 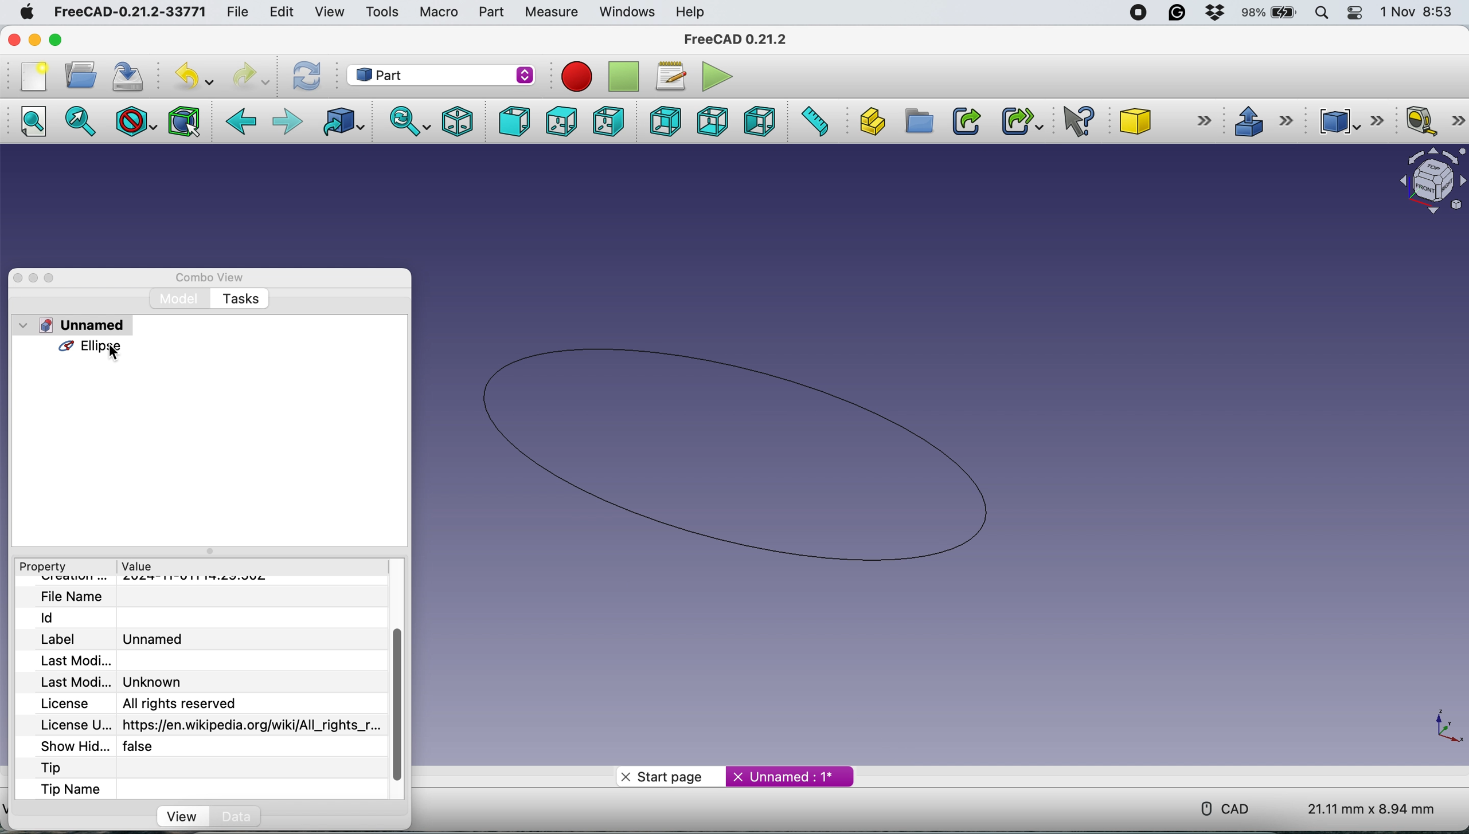 What do you see at coordinates (287, 121) in the screenshot?
I see `foward` at bounding box center [287, 121].